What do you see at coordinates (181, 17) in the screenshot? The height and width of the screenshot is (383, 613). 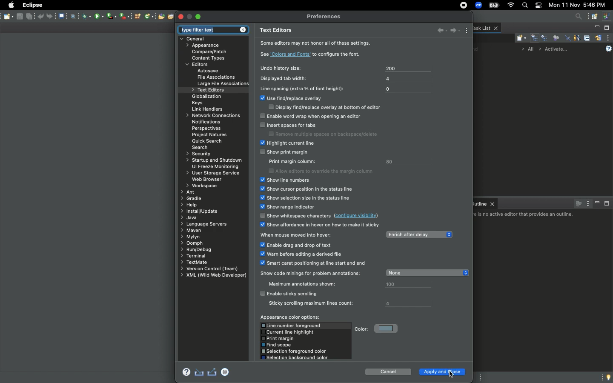 I see `Close` at bounding box center [181, 17].